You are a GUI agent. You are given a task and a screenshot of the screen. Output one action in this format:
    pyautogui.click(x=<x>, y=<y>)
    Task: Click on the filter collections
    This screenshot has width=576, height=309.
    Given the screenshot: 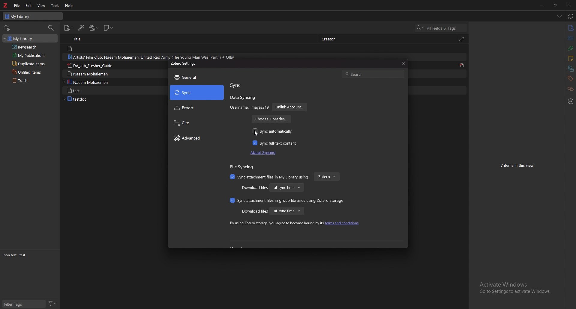 What is the action you would take?
    pyautogui.click(x=52, y=28)
    